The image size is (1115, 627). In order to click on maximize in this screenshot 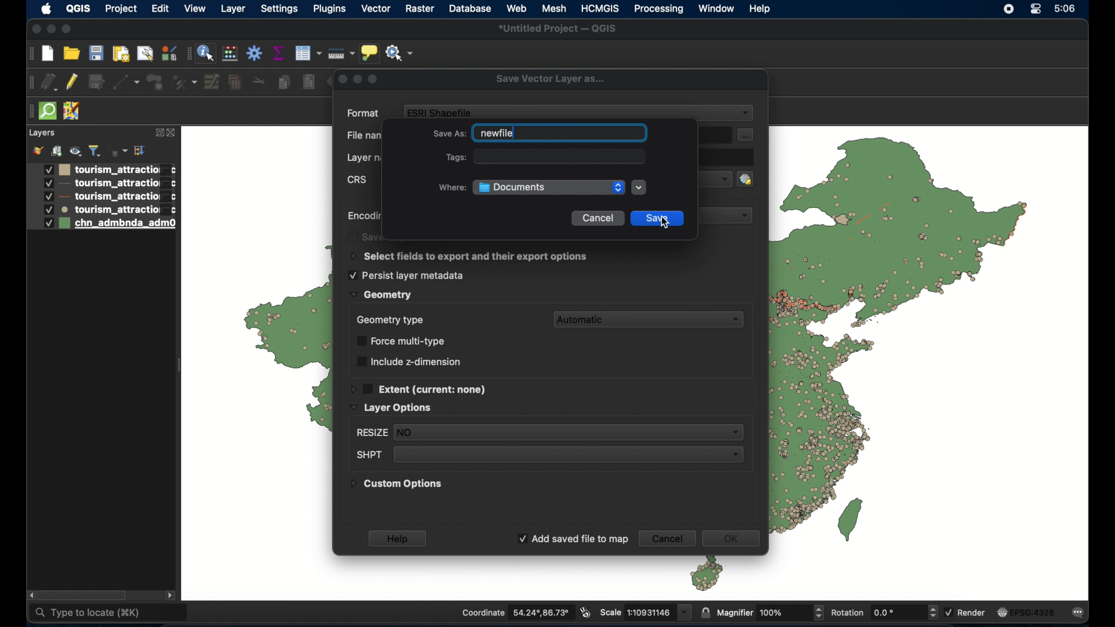, I will do `click(69, 28)`.